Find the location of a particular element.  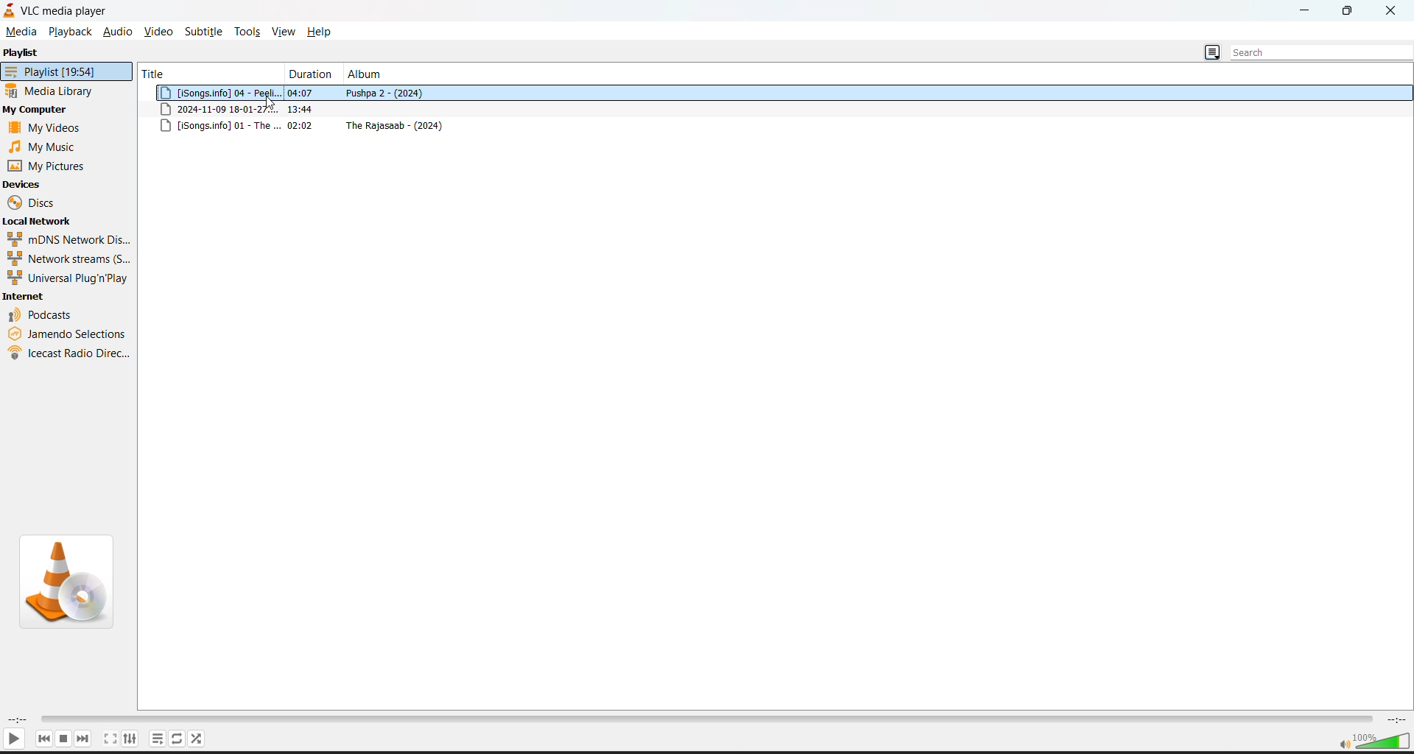

song is located at coordinates (777, 127).